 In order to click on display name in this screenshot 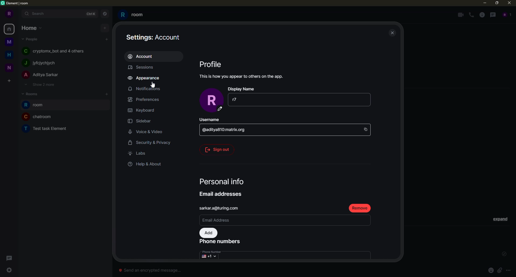, I will do `click(243, 89)`.